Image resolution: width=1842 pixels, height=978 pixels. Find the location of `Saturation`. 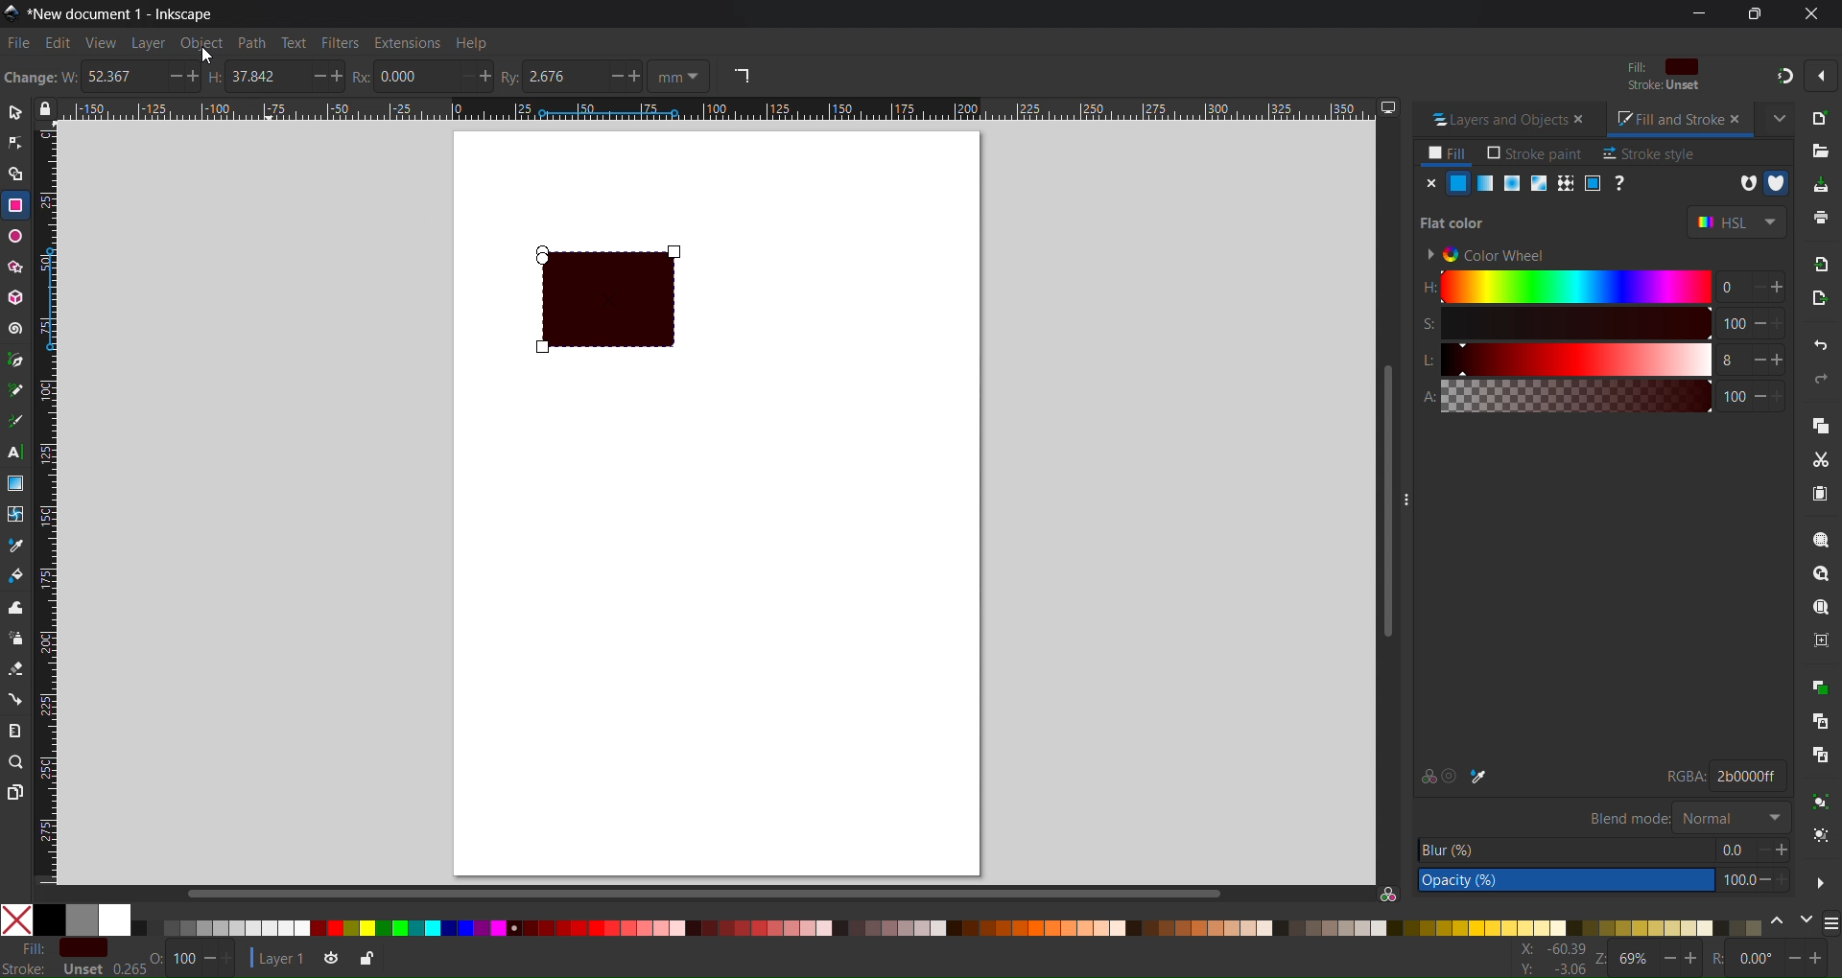

Saturation is located at coordinates (1563, 323).